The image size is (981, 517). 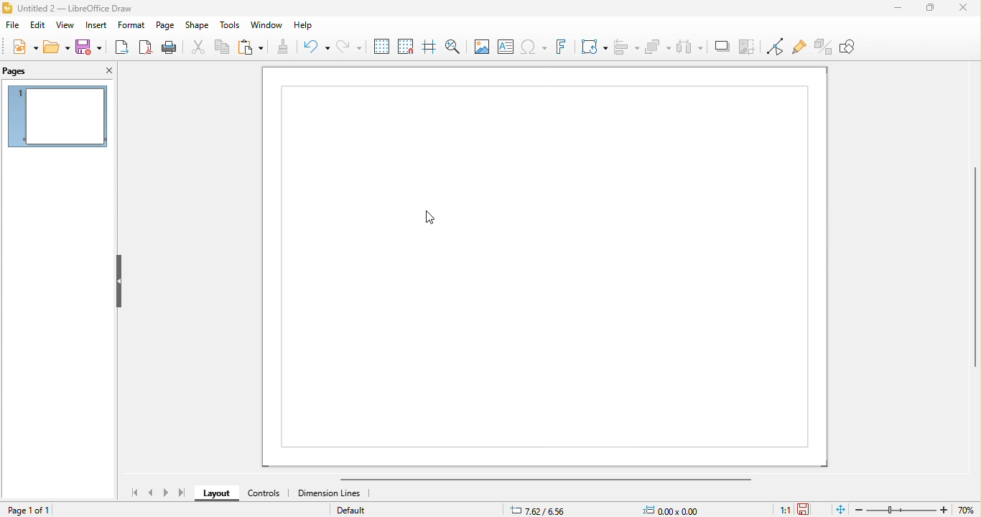 What do you see at coordinates (199, 49) in the screenshot?
I see `cut` at bounding box center [199, 49].